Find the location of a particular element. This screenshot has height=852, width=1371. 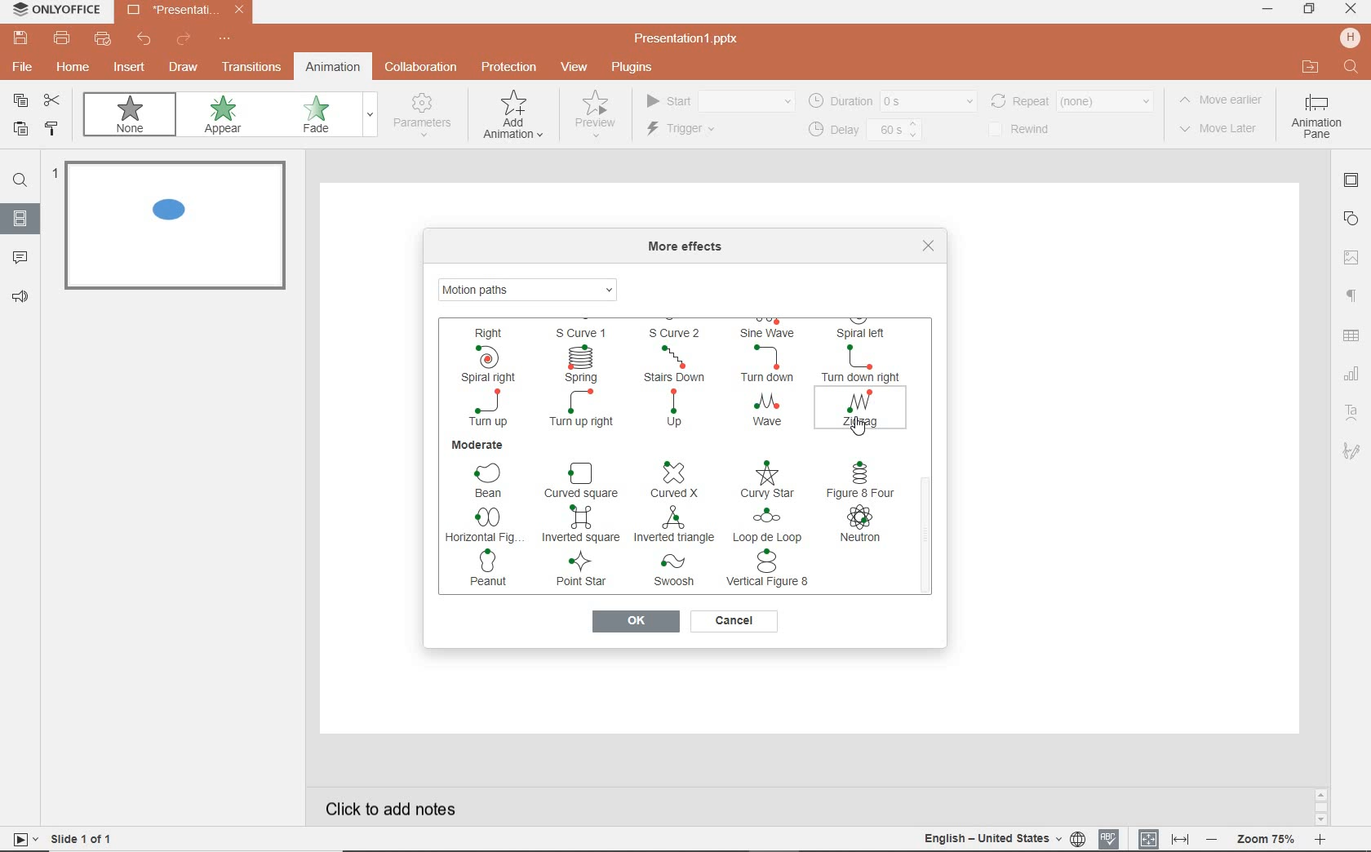

file name is located at coordinates (186, 11).